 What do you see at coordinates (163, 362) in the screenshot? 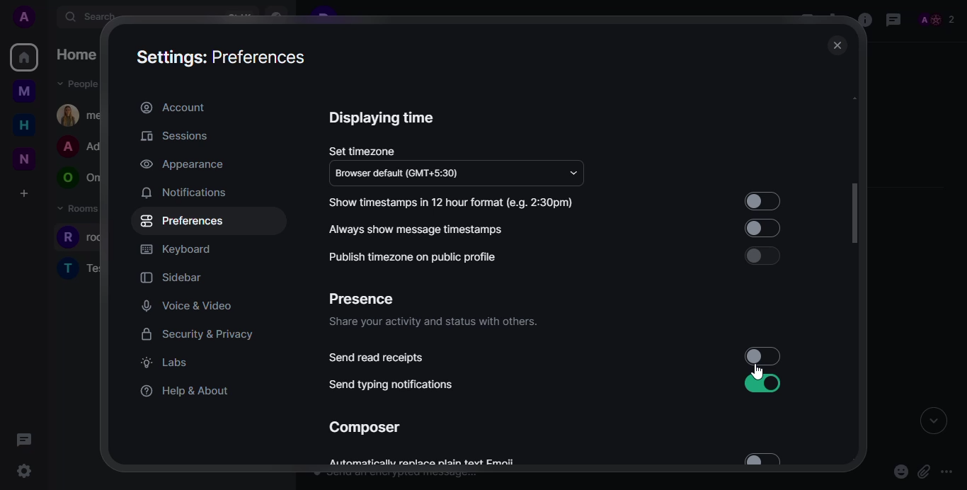
I see `labs` at bounding box center [163, 362].